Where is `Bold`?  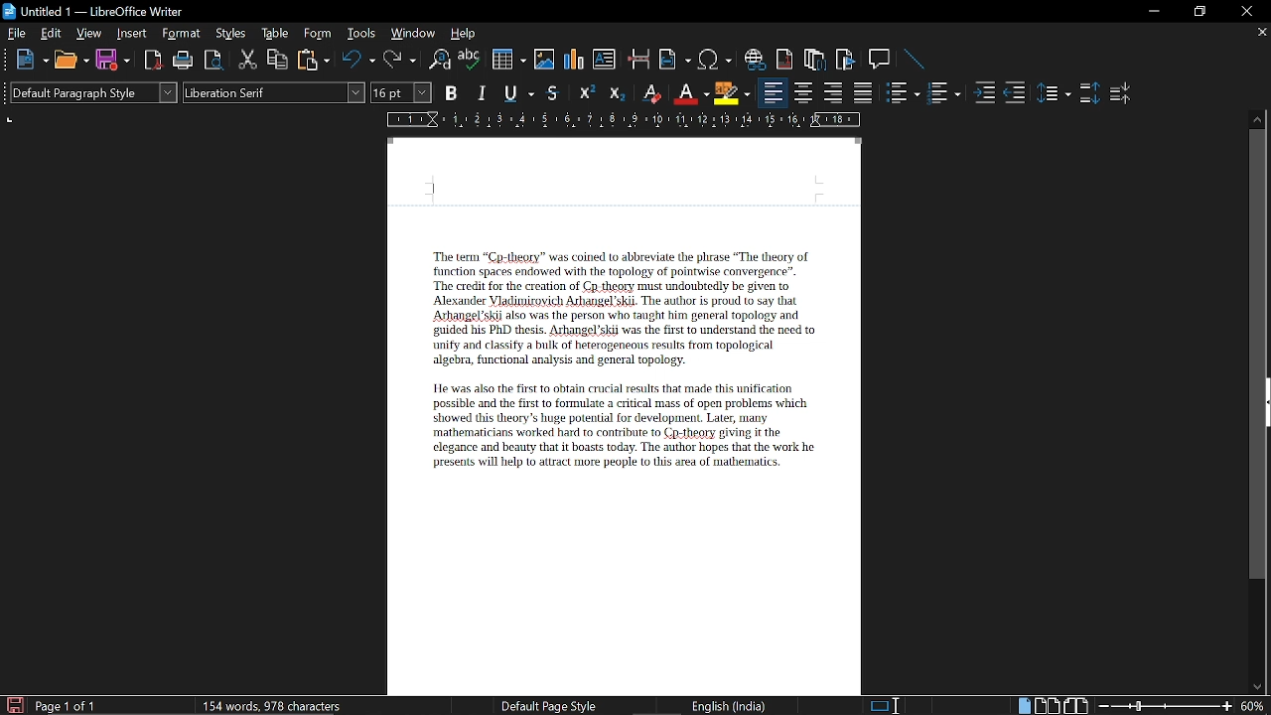
Bold is located at coordinates (452, 93).